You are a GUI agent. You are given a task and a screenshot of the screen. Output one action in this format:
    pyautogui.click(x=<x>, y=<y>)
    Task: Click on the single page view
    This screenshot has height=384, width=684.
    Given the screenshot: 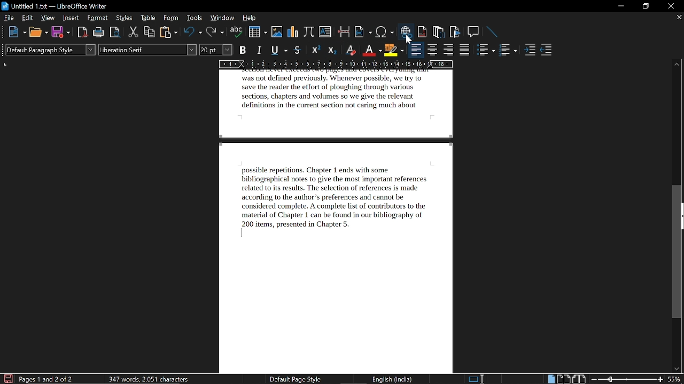 What is the action you would take?
    pyautogui.click(x=550, y=379)
    